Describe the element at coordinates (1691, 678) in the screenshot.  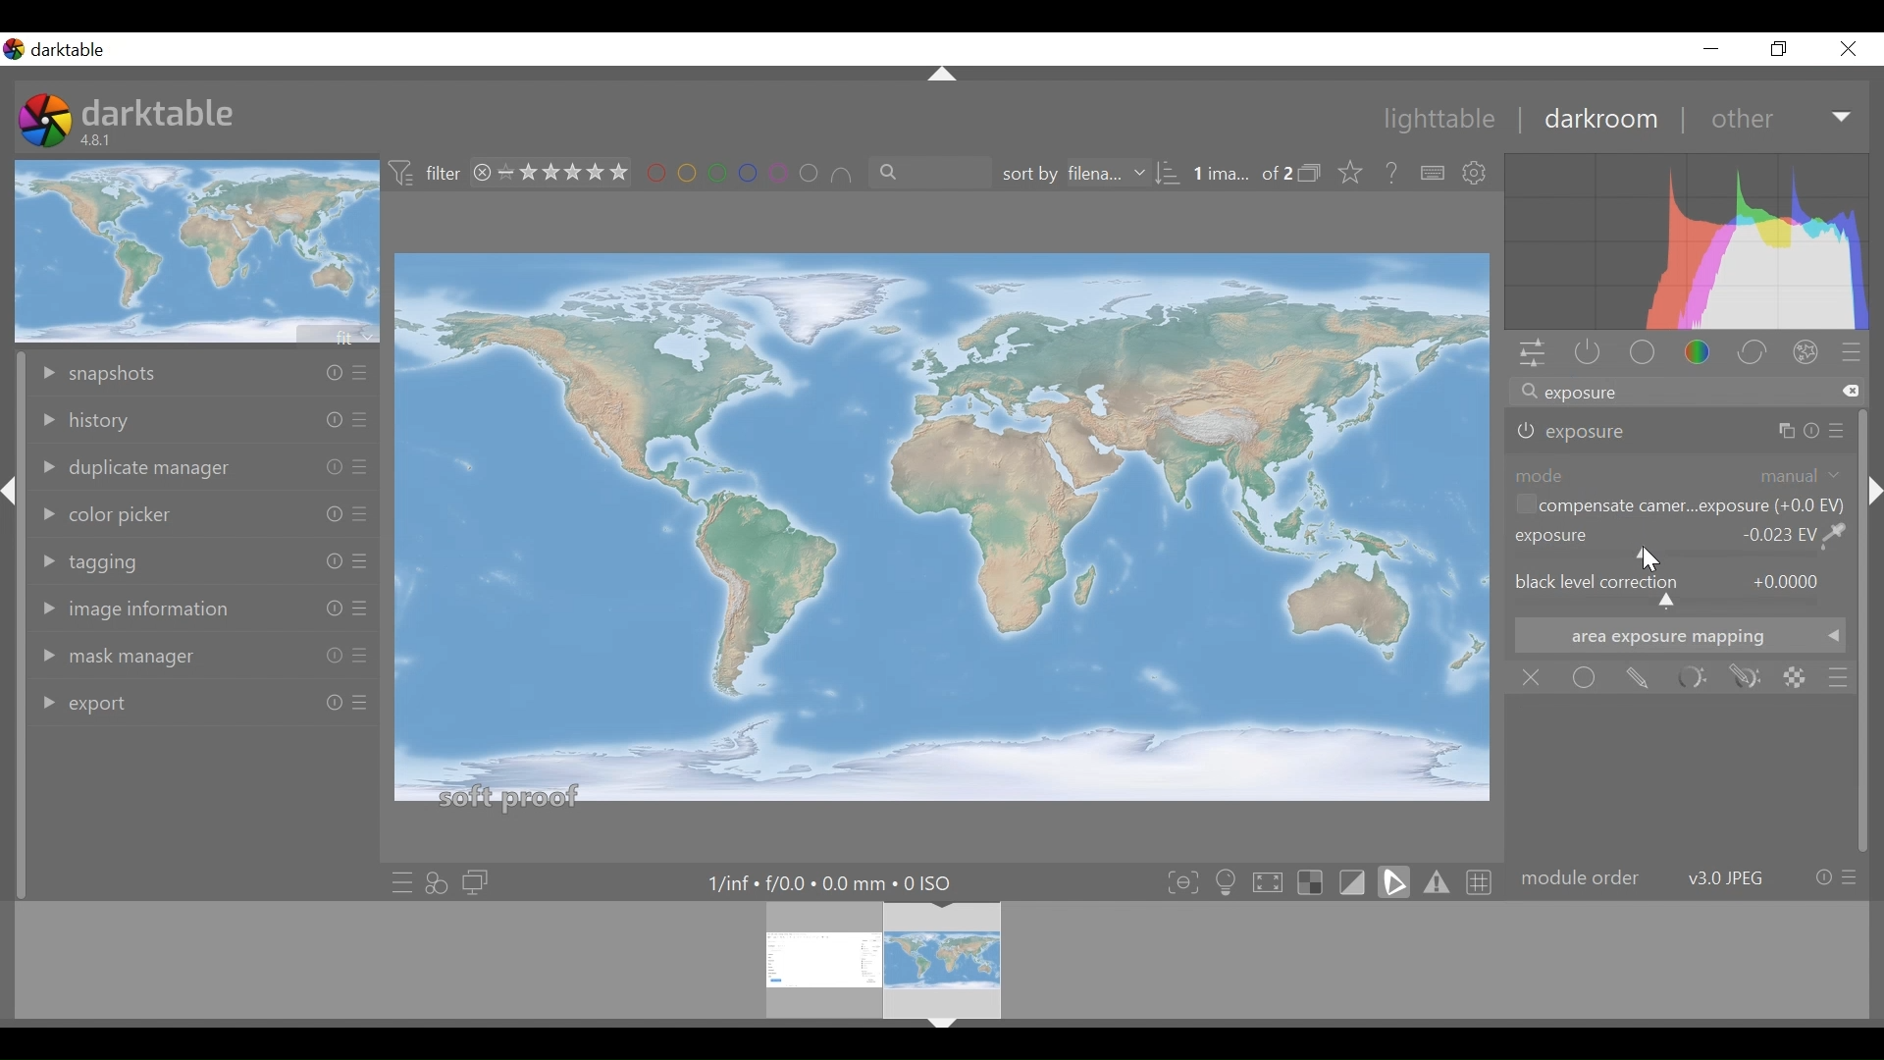
I see `parametric mask` at that location.